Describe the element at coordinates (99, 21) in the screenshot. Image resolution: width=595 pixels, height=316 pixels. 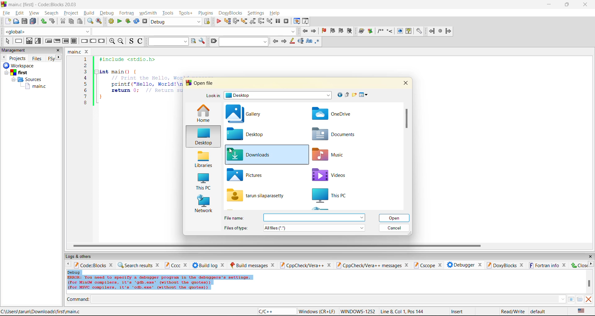
I see `replace` at that location.